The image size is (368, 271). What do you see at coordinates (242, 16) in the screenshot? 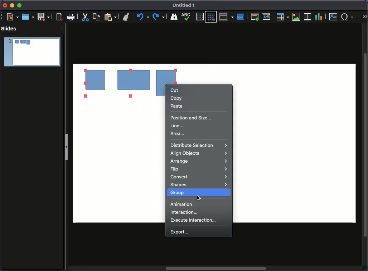
I see `Master slide` at bounding box center [242, 16].